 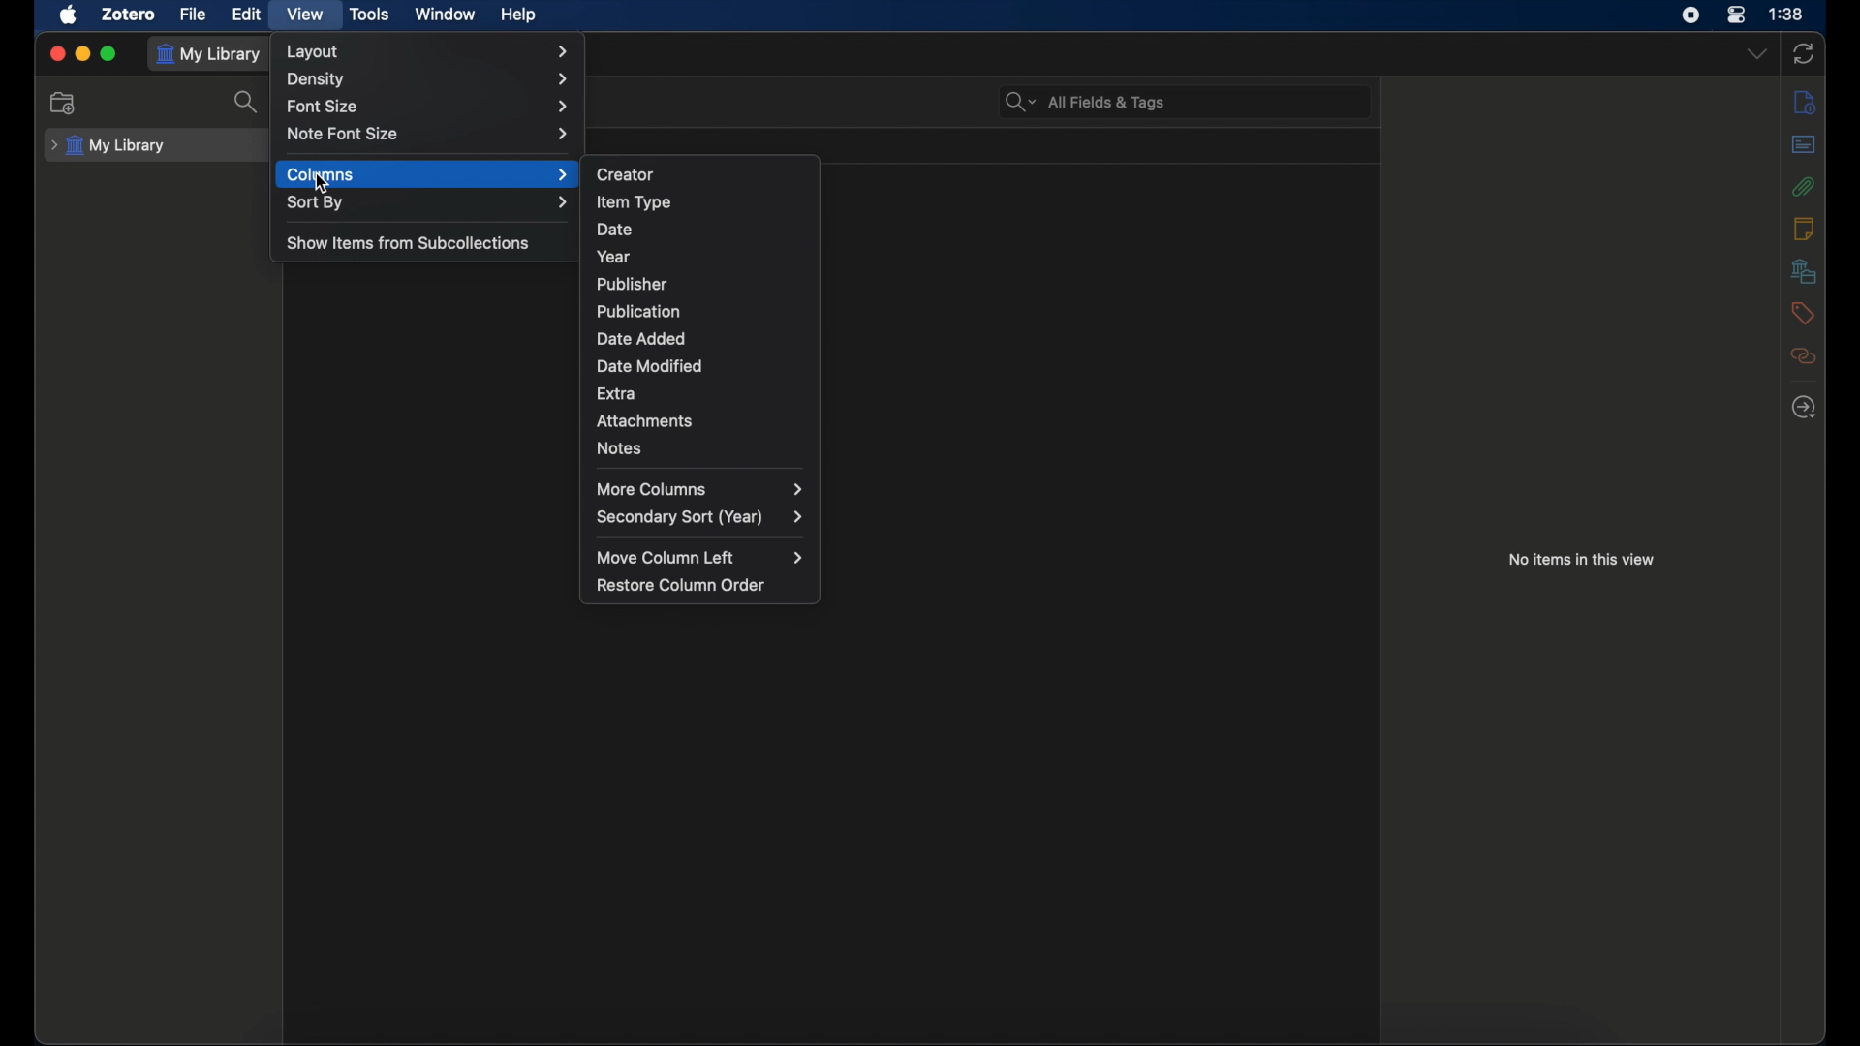 What do you see at coordinates (1581, 559) in the screenshot?
I see `no items in this view` at bounding box center [1581, 559].